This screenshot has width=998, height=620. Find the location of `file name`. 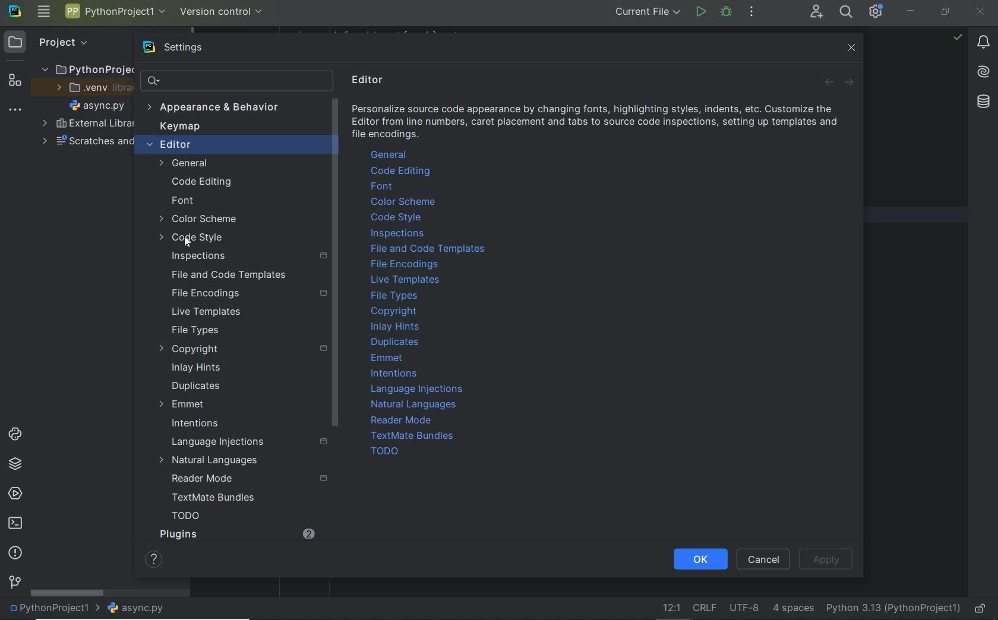

file name is located at coordinates (140, 608).